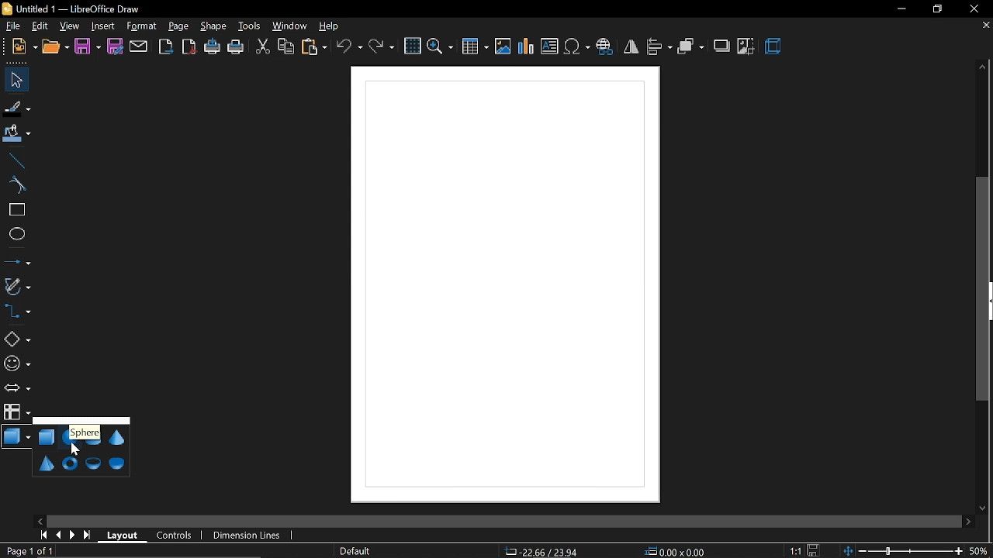 The width and height of the screenshot is (993, 558). Describe the element at coordinates (252, 536) in the screenshot. I see `dimension lines` at that location.